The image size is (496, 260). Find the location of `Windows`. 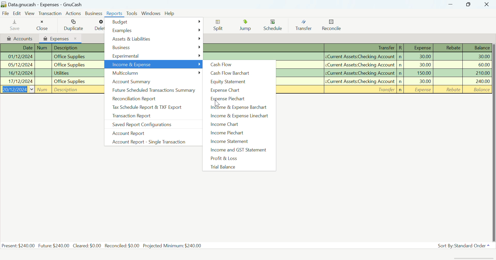

Windows is located at coordinates (151, 13).